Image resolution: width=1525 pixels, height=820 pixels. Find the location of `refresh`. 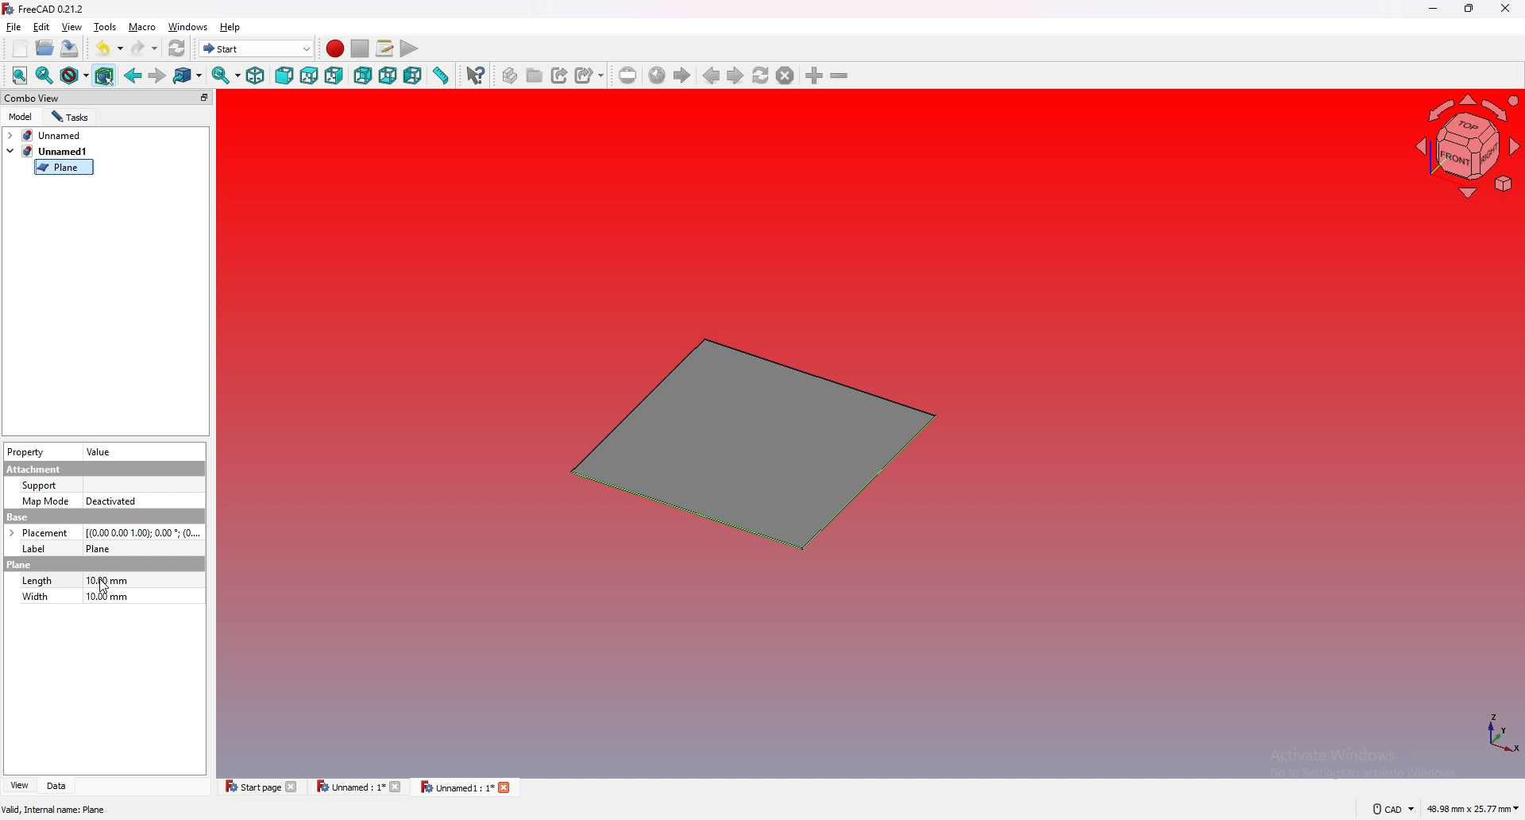

refresh is located at coordinates (178, 49).